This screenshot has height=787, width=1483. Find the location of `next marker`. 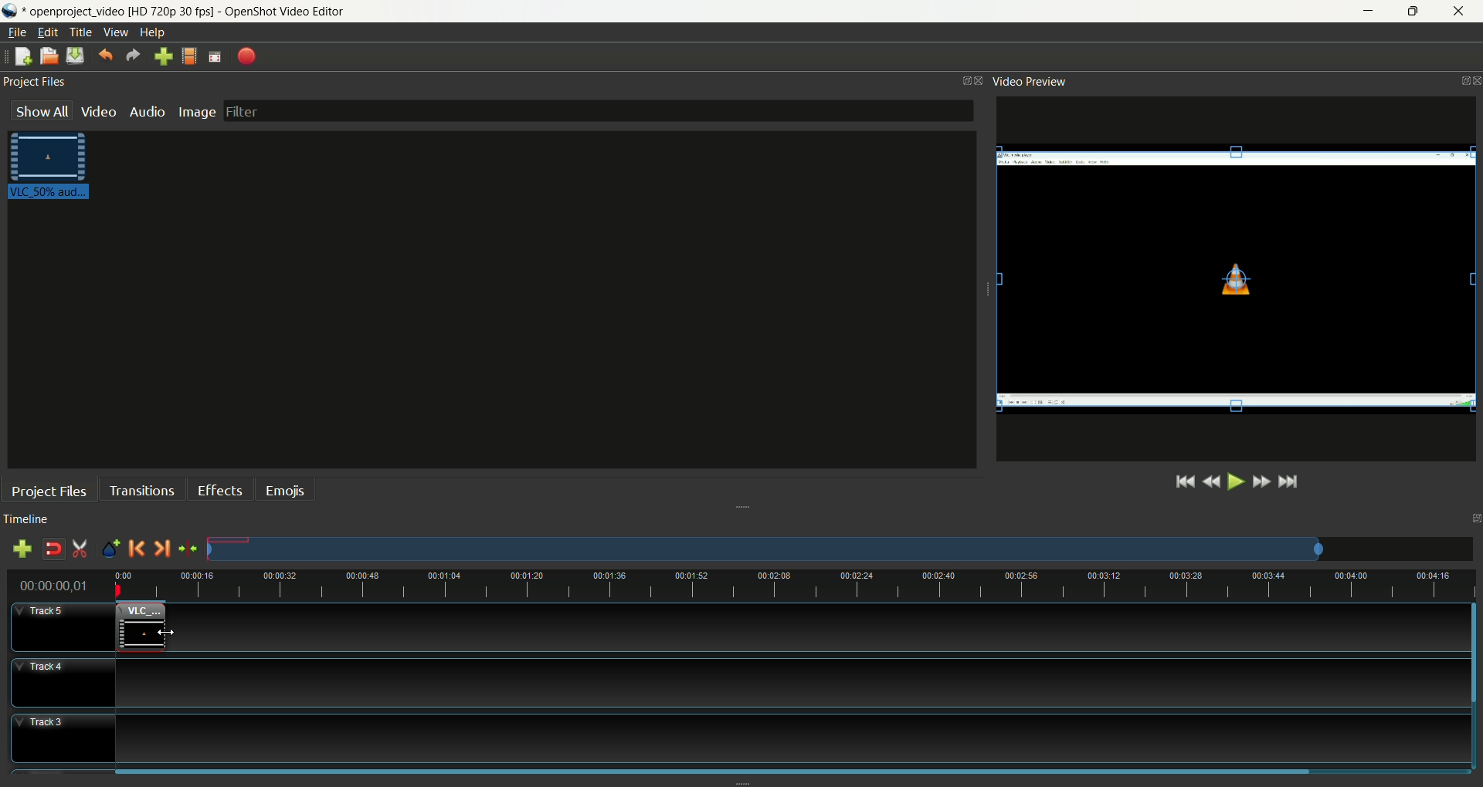

next marker is located at coordinates (161, 549).